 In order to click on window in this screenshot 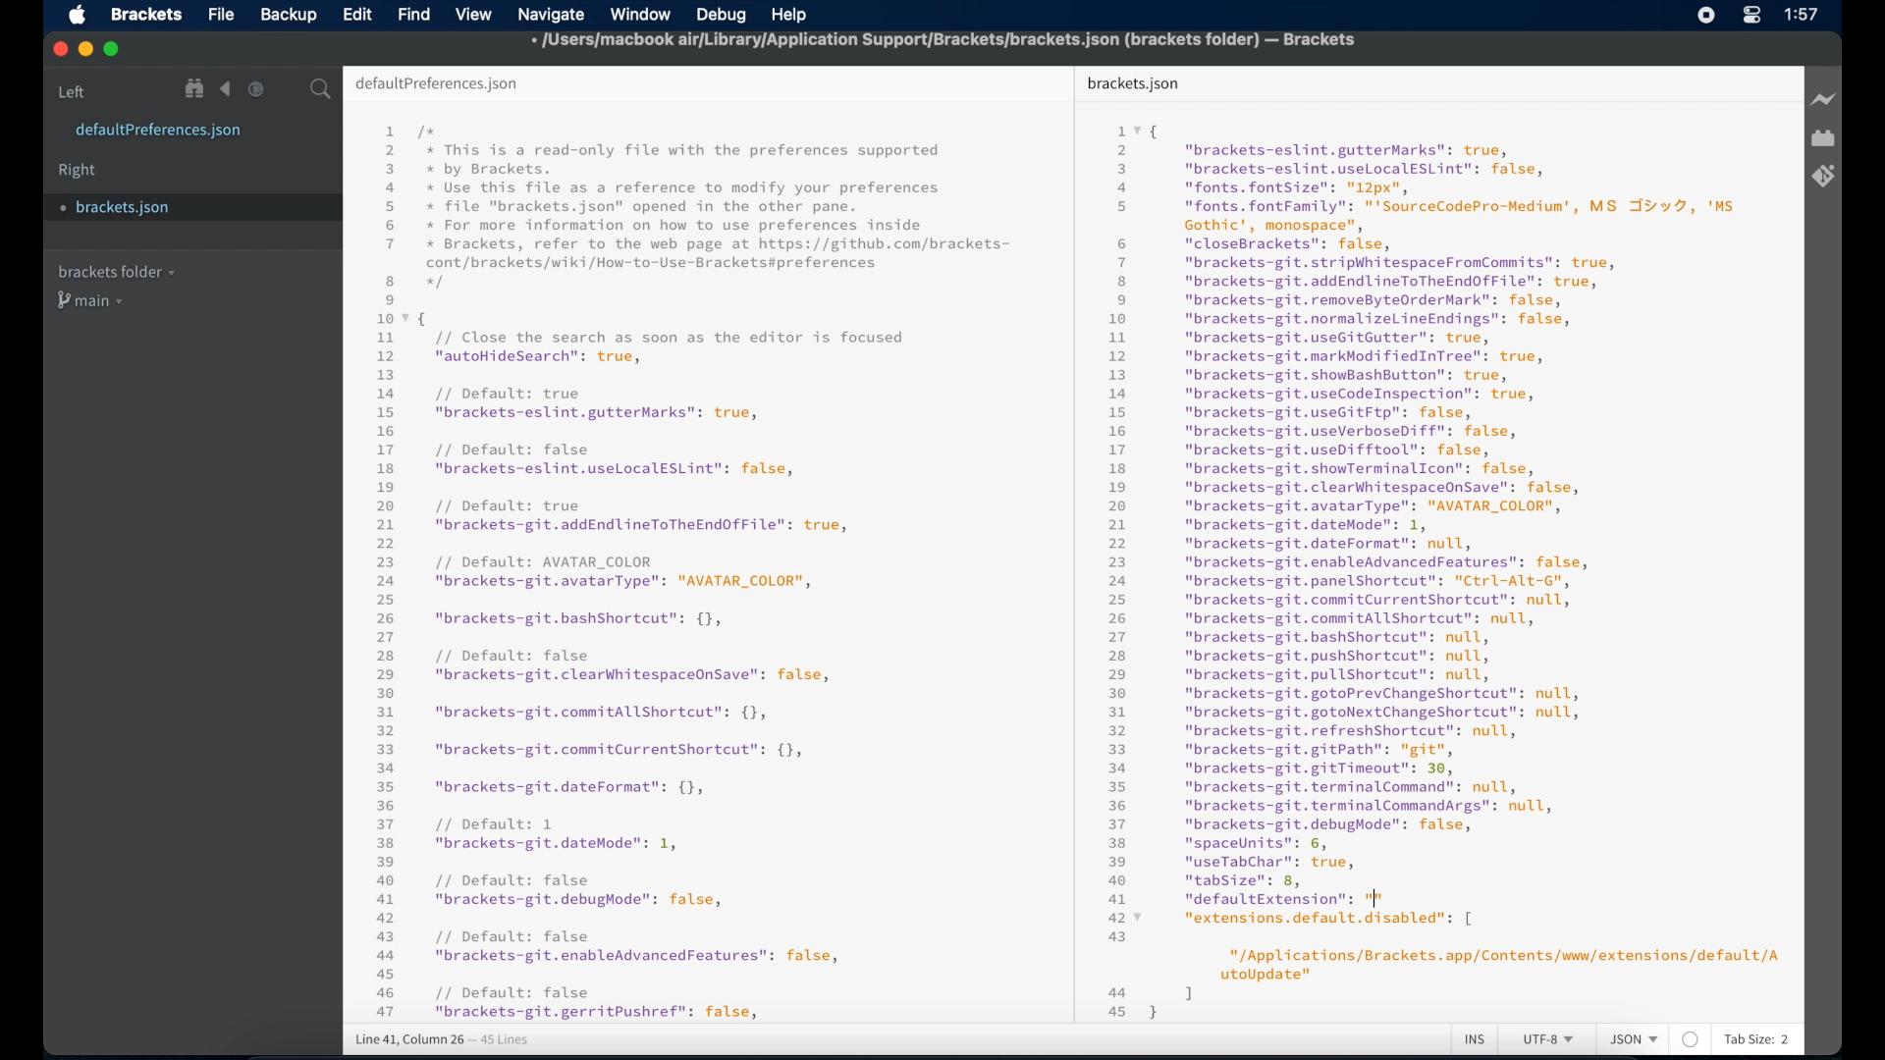, I will do `click(639, 14)`.